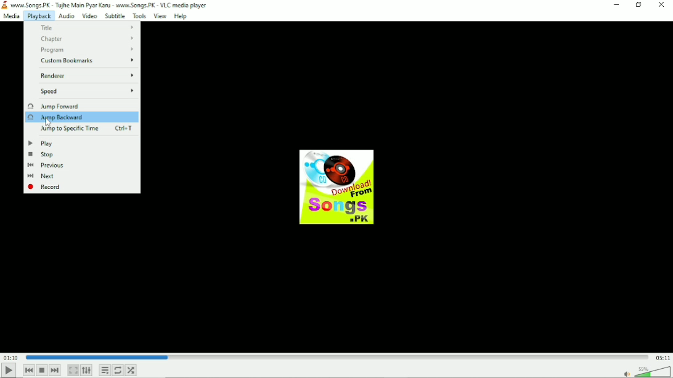  I want to click on Restore down, so click(639, 5).